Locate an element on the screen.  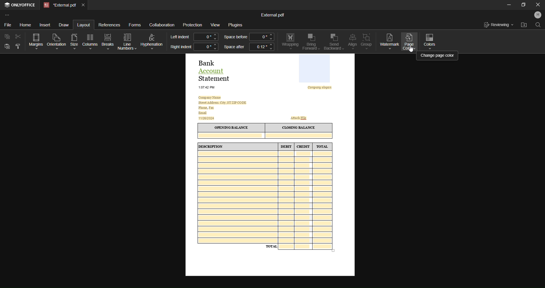
Profile is located at coordinates (537, 16).